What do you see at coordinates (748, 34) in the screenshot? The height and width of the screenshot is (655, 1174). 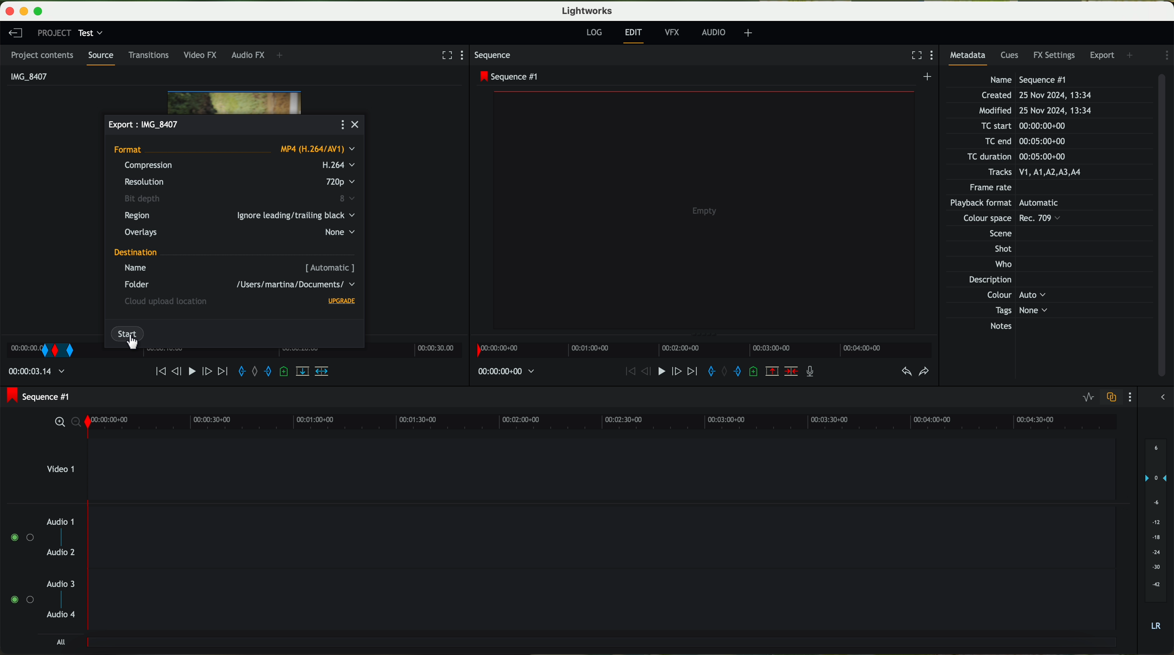 I see `+` at bounding box center [748, 34].